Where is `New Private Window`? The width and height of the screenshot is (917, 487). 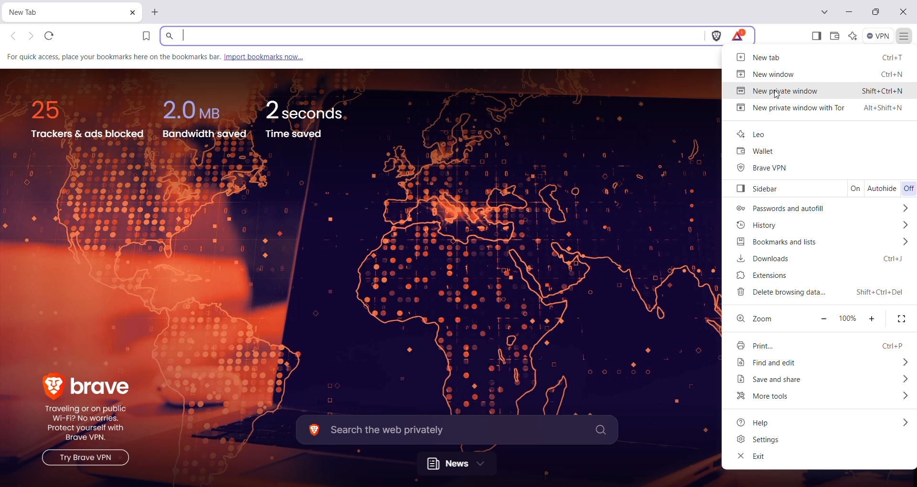
New Private Window is located at coordinates (820, 91).